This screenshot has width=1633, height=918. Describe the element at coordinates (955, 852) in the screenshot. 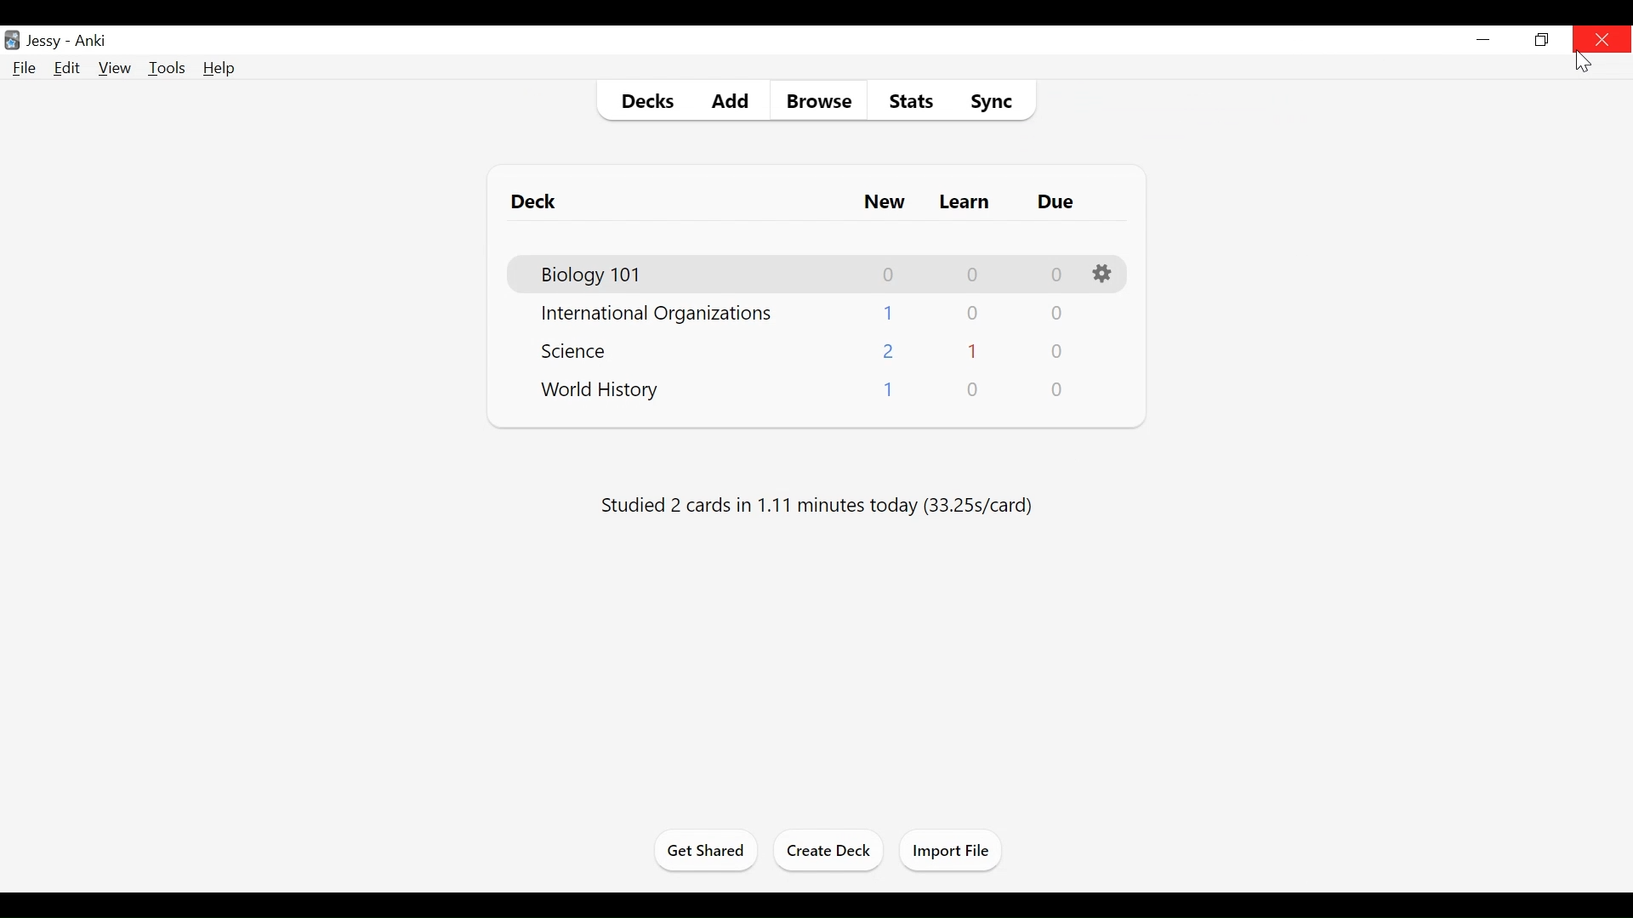

I see `Import Files` at that location.